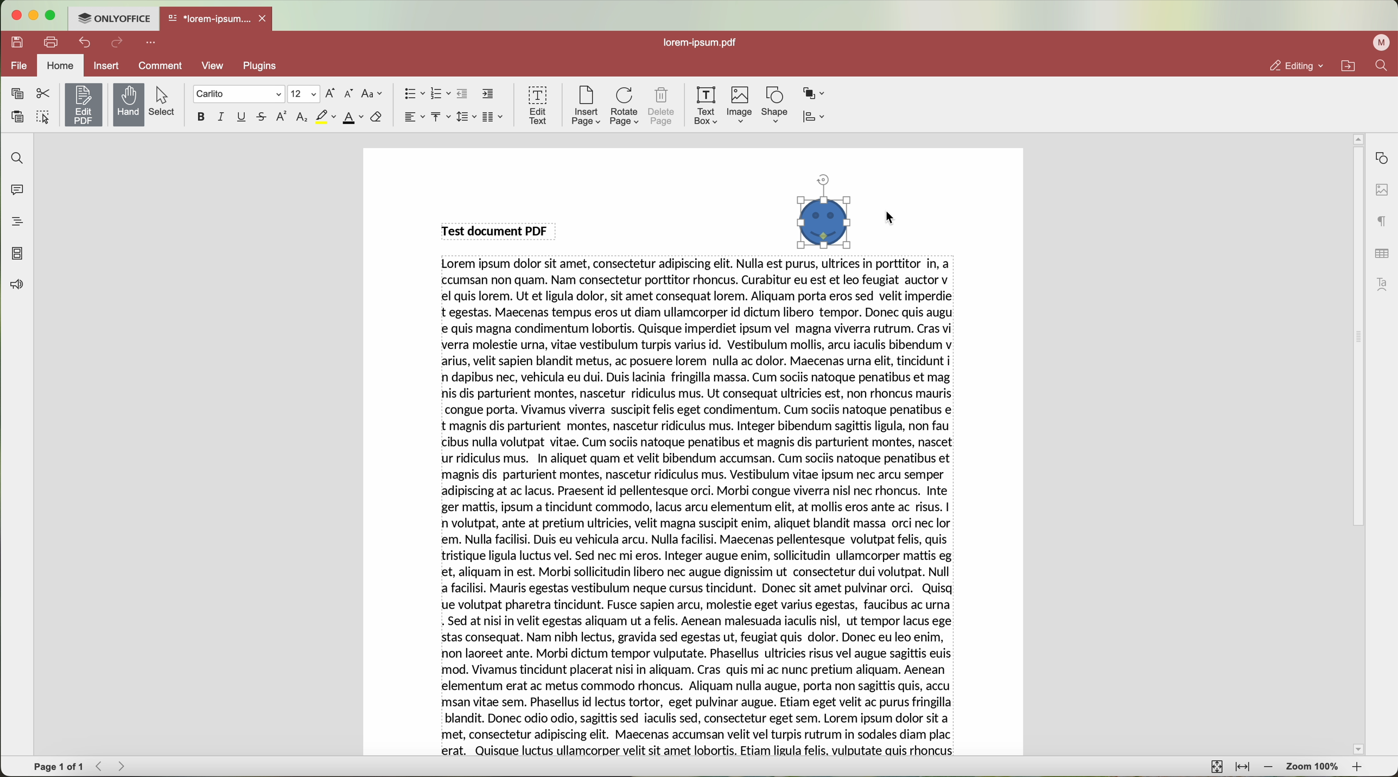  What do you see at coordinates (625, 106) in the screenshot?
I see `rotate page` at bounding box center [625, 106].